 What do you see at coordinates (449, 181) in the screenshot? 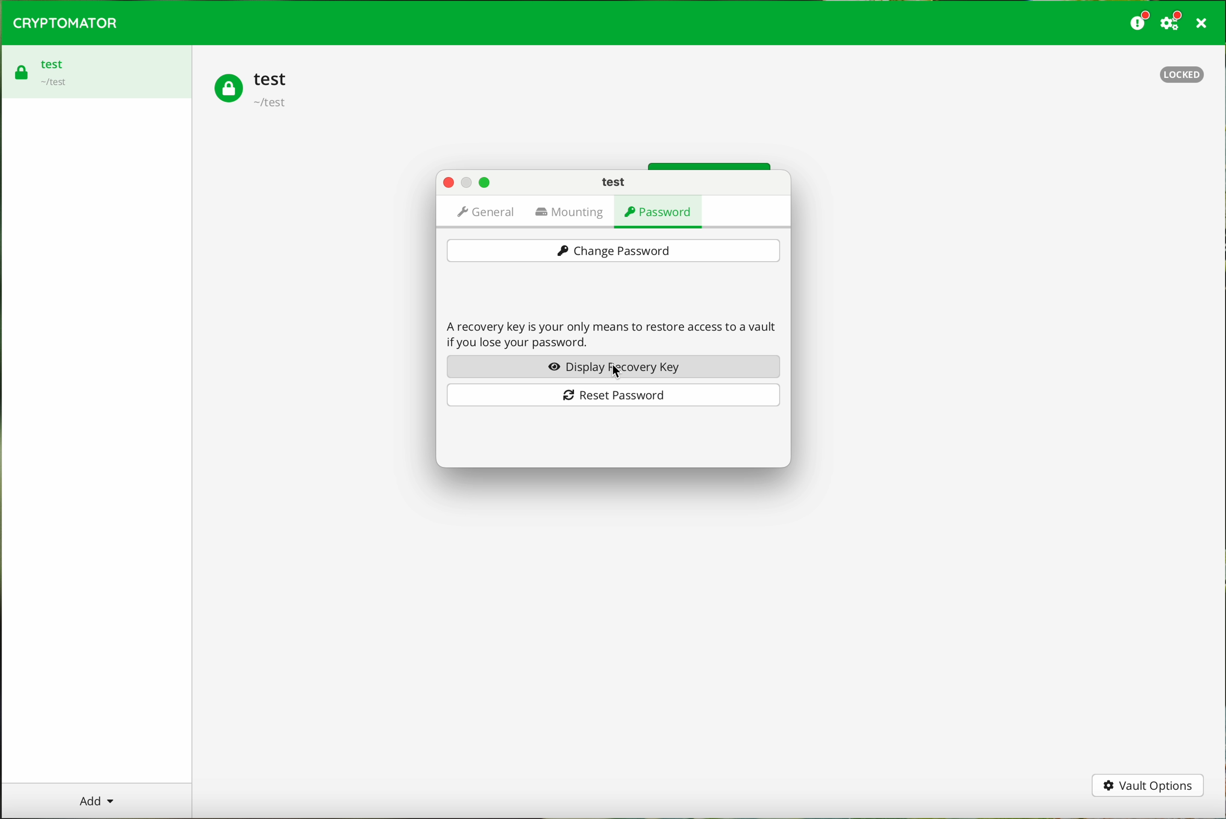
I see `close` at bounding box center [449, 181].